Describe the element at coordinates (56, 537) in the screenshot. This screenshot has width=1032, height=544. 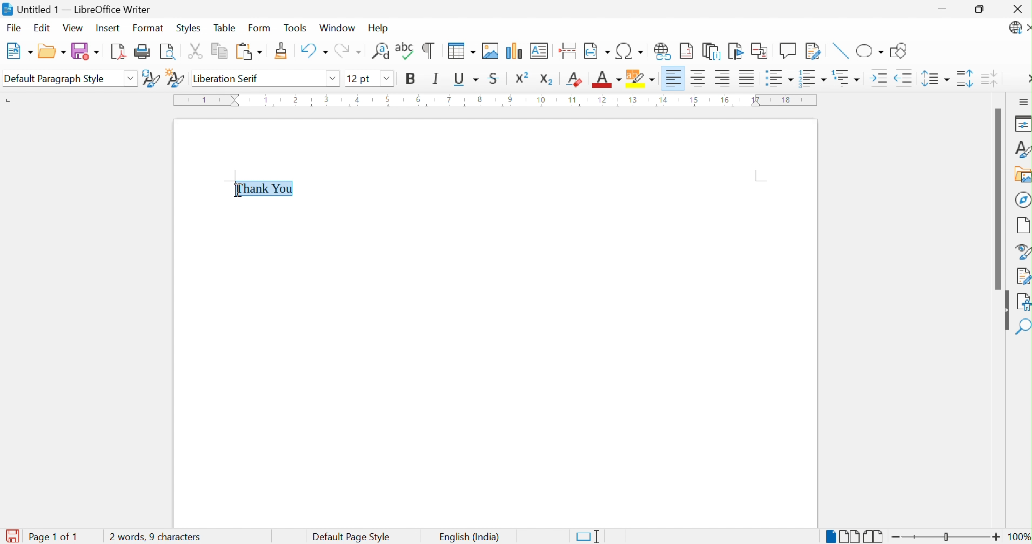
I see `Page 1 of 1` at that location.